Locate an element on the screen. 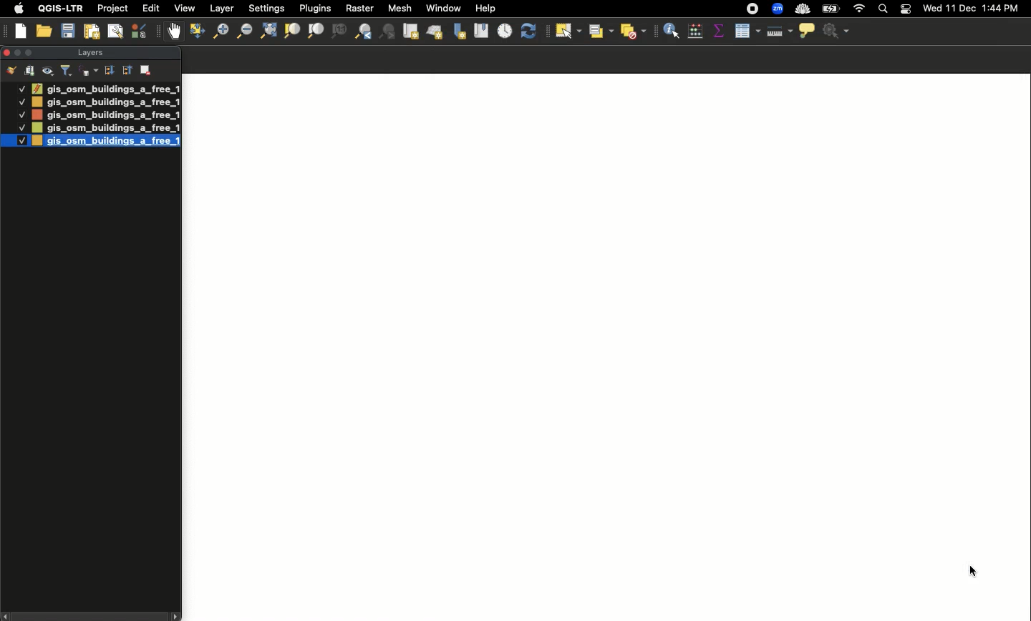 This screenshot has height=621, width=1031. Style manager is located at coordinates (195, 31).